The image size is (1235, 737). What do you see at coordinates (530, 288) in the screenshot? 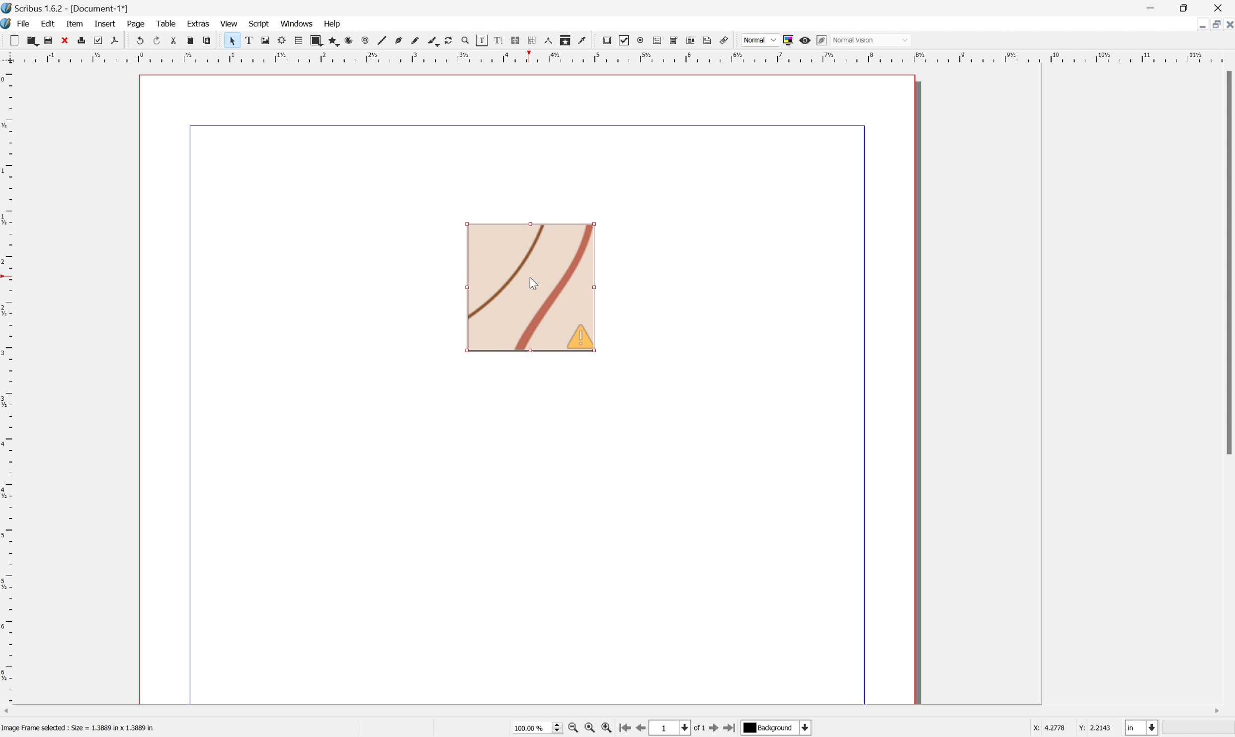
I see `image` at bounding box center [530, 288].